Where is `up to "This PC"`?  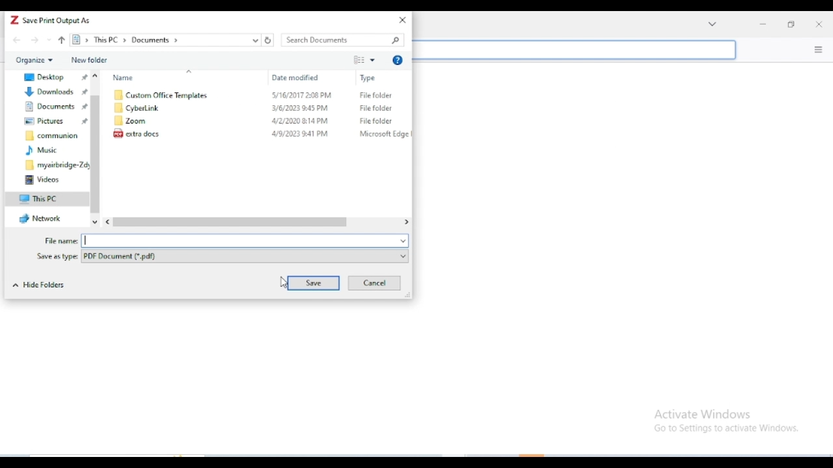
up to "This PC" is located at coordinates (62, 40).